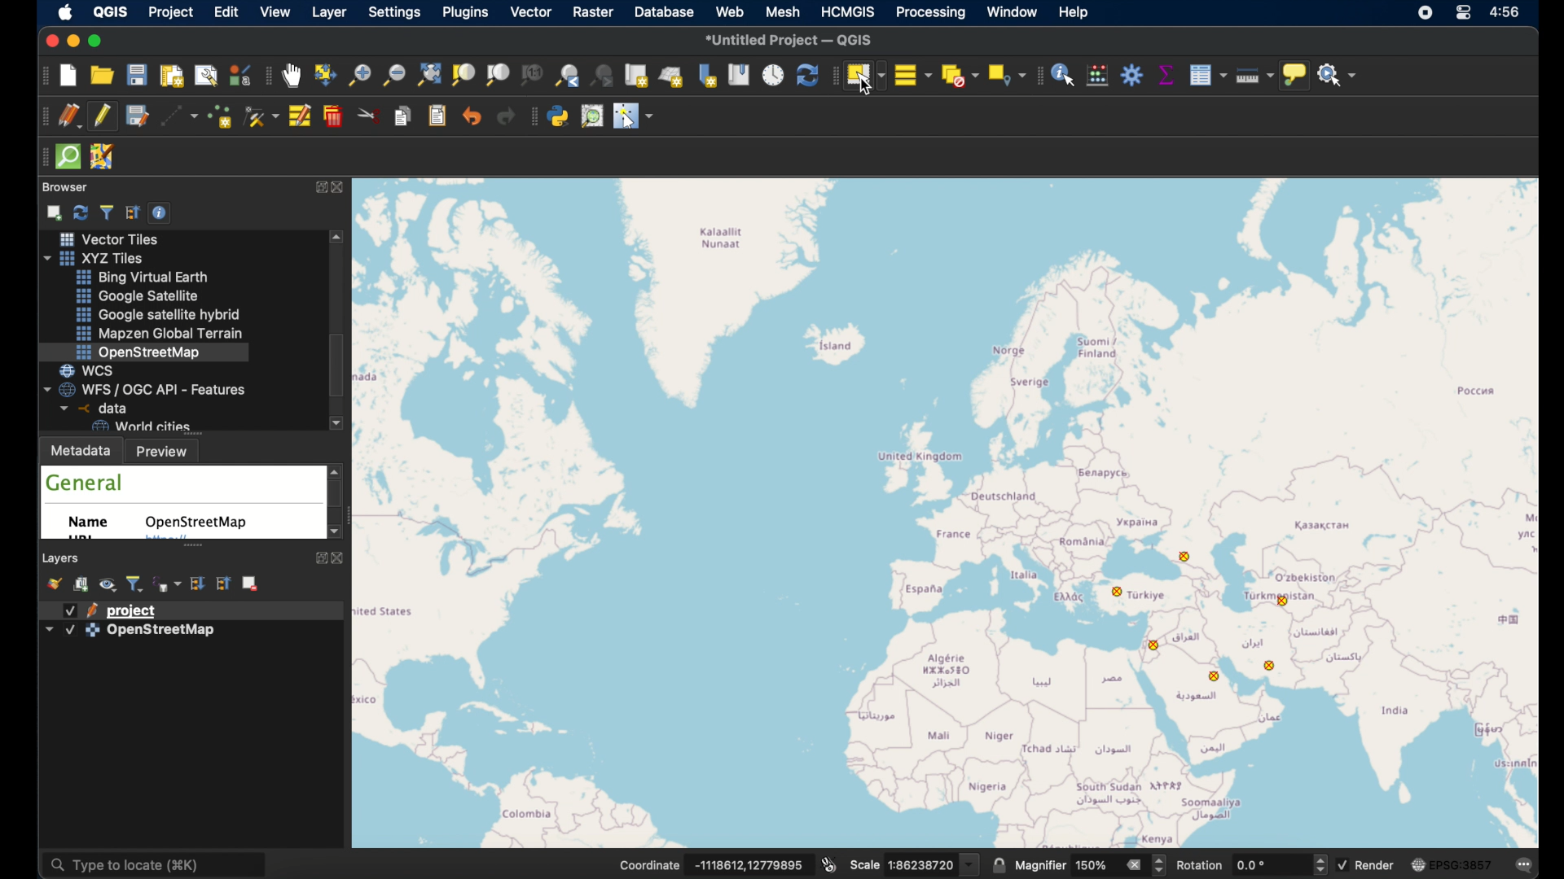 This screenshot has height=879, width=1564. Describe the element at coordinates (110, 586) in the screenshot. I see `manage map themes` at that location.